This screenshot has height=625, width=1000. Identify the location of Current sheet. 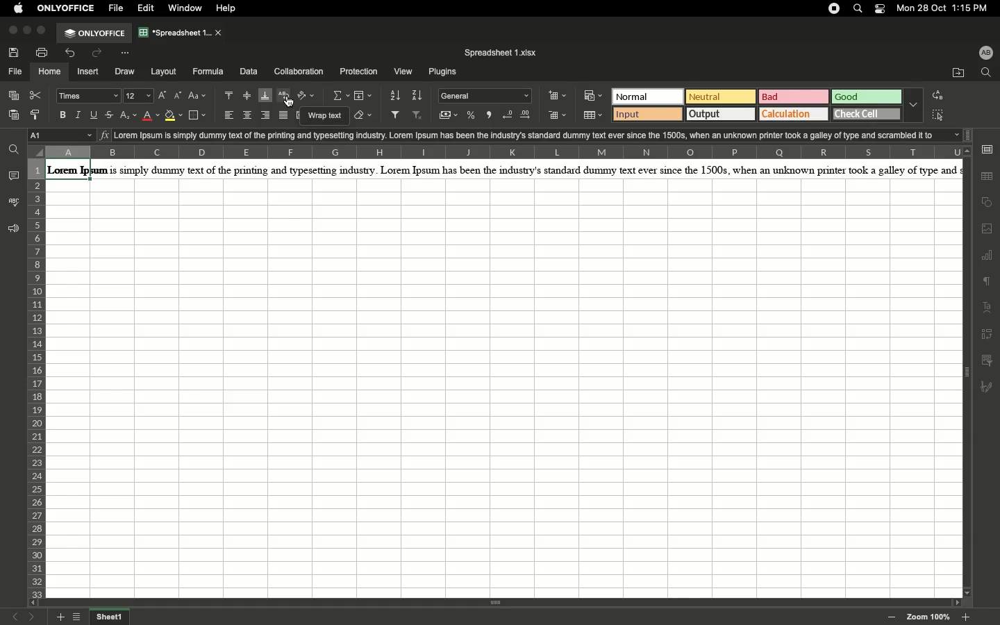
(111, 617).